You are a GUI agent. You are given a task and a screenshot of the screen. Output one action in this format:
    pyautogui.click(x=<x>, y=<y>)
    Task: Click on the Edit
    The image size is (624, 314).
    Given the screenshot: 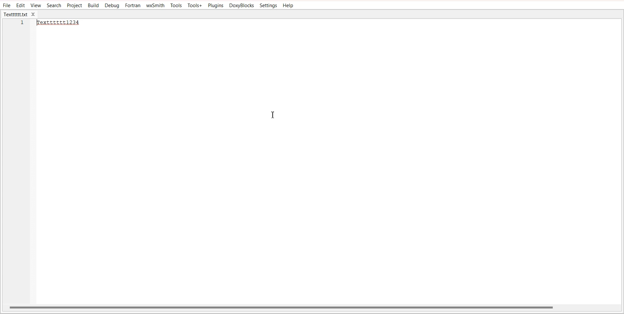 What is the action you would take?
    pyautogui.click(x=20, y=5)
    